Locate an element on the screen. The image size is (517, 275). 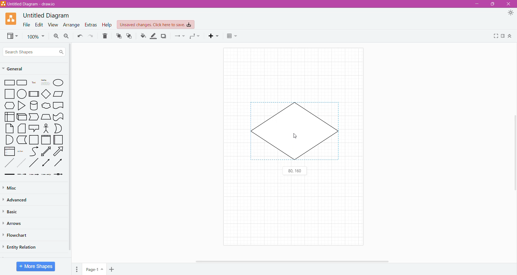
Untitled Diagram is located at coordinates (47, 15).